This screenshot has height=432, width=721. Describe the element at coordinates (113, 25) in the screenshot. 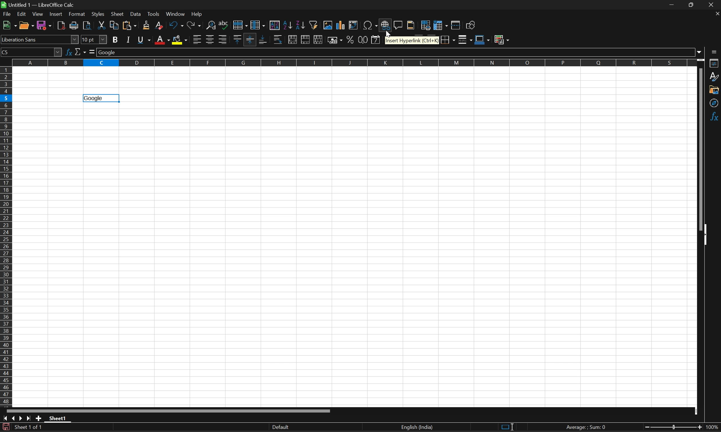

I see `Copy` at that location.